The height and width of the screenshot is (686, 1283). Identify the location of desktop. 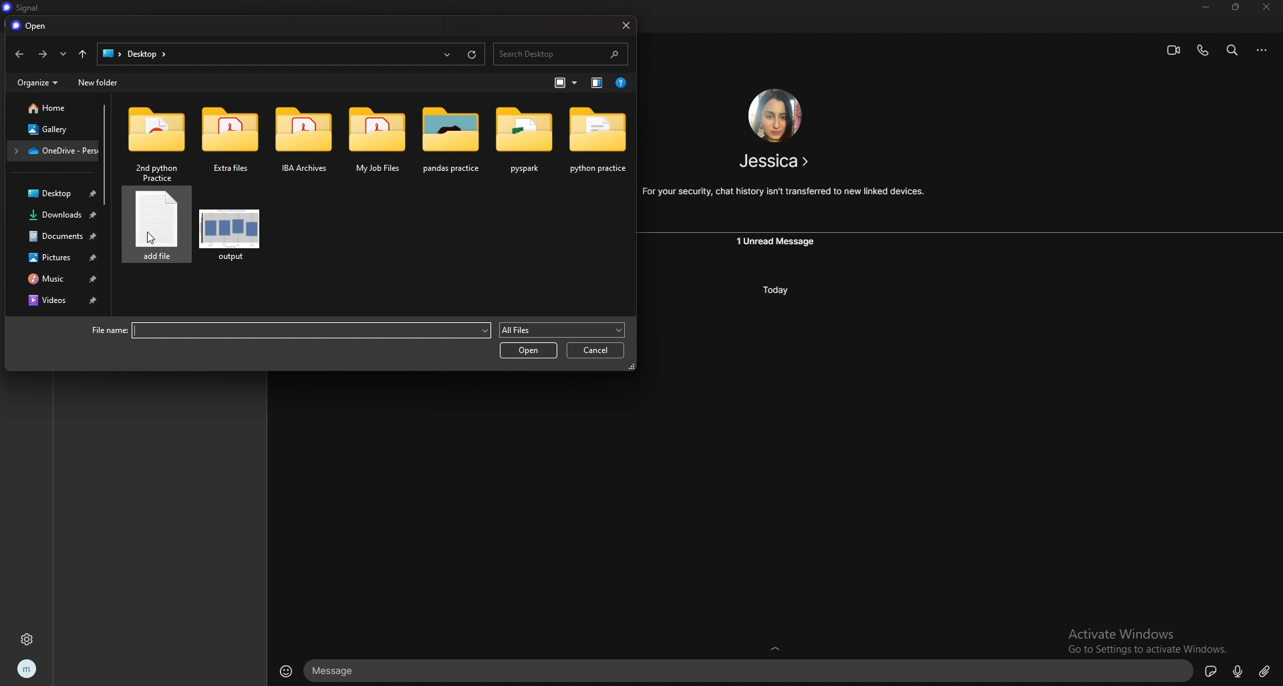
(54, 194).